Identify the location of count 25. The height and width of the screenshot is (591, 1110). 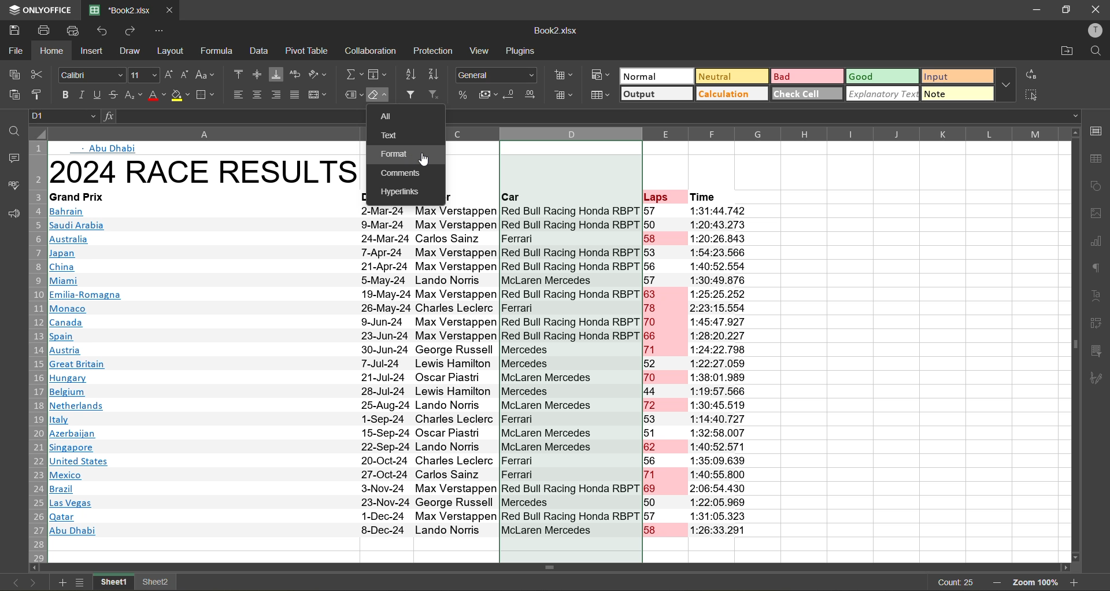
(953, 582).